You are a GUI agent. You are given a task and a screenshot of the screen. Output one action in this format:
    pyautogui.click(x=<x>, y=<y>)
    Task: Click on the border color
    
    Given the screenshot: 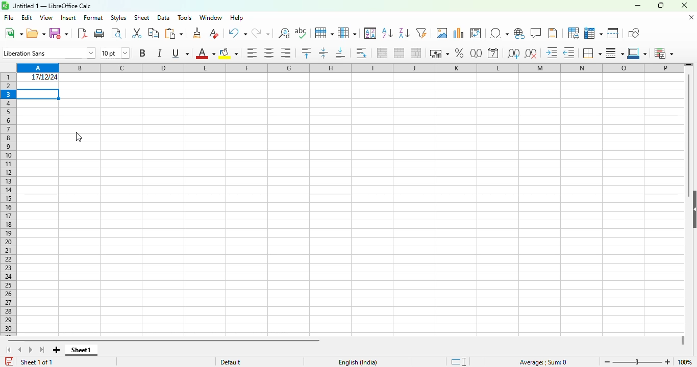 What is the action you would take?
    pyautogui.click(x=638, y=54)
    